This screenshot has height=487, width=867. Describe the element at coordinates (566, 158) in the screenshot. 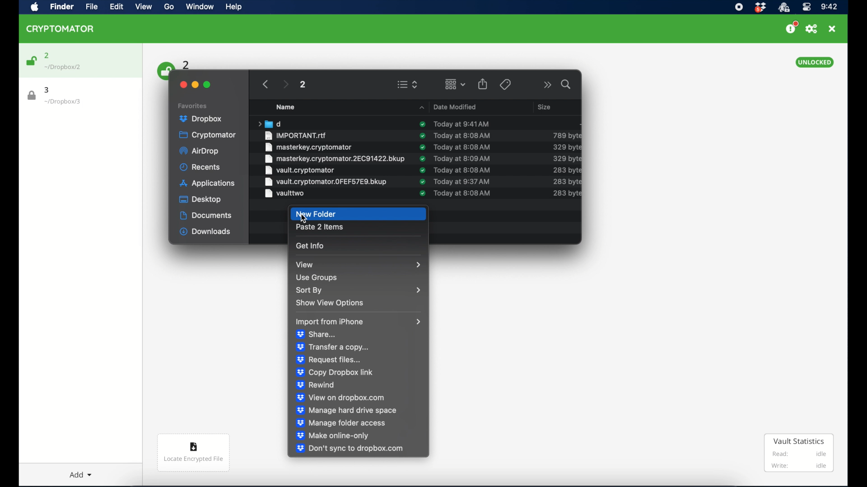

I see `size` at that location.